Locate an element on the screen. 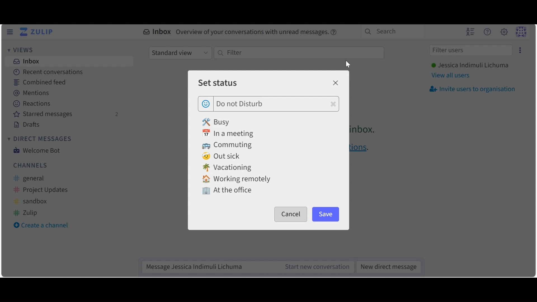 The height and width of the screenshot is (302, 537). Inbox is located at coordinates (25, 61).